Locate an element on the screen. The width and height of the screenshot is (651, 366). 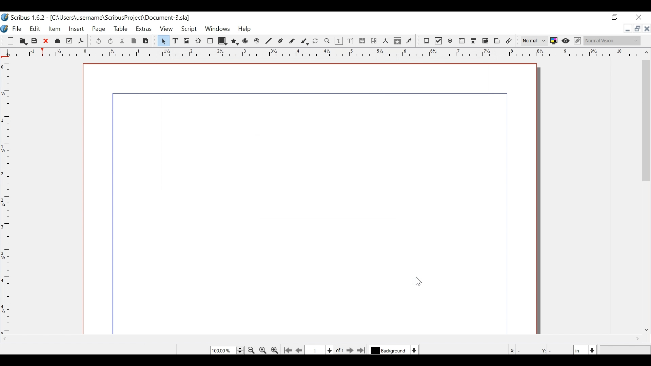
Toggle color Management System is located at coordinates (554, 41).